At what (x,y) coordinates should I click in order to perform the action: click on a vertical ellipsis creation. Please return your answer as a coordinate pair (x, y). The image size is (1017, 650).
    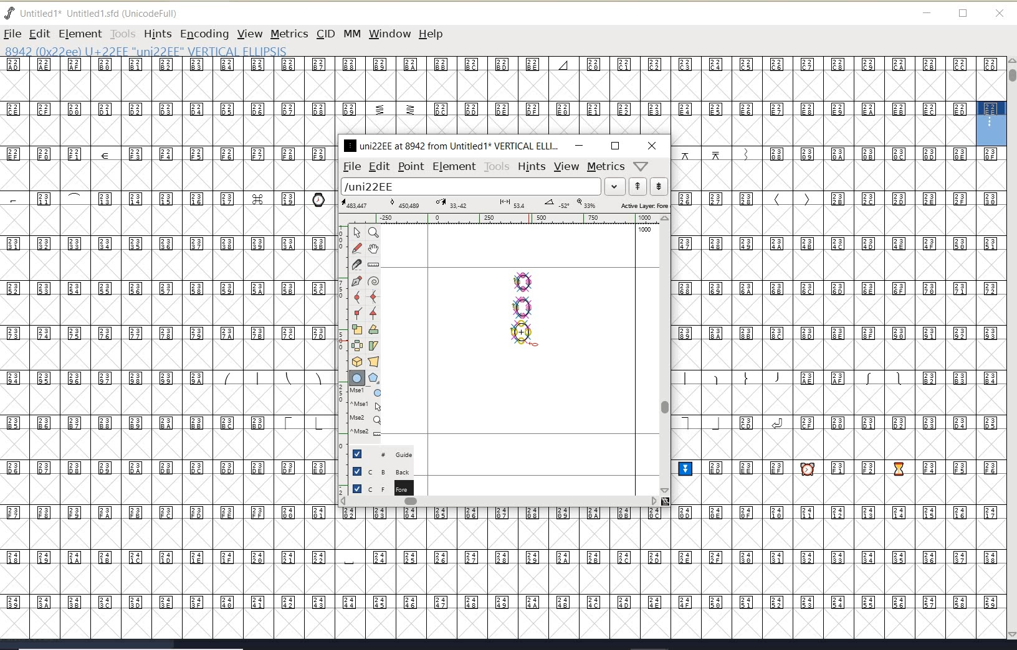
    Looking at the image, I should click on (524, 280).